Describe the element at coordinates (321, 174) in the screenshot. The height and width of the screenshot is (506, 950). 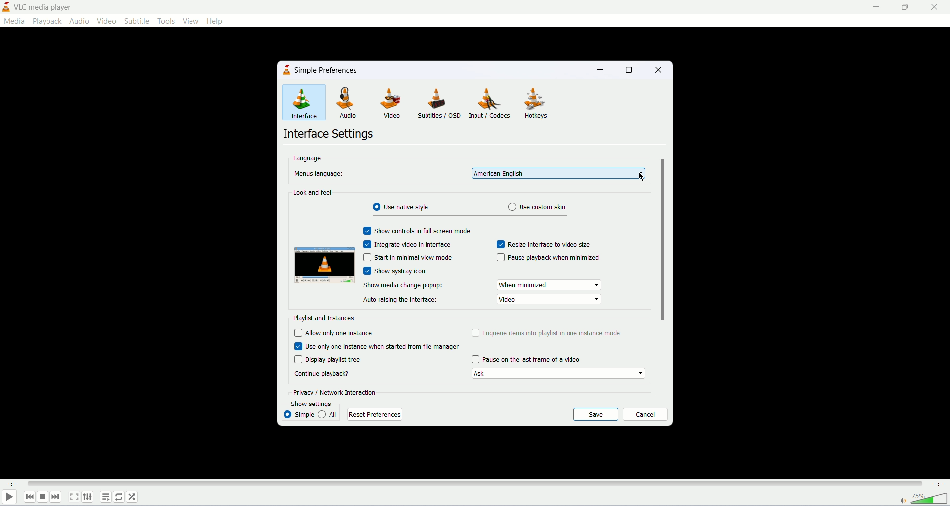
I see `menus language` at that location.